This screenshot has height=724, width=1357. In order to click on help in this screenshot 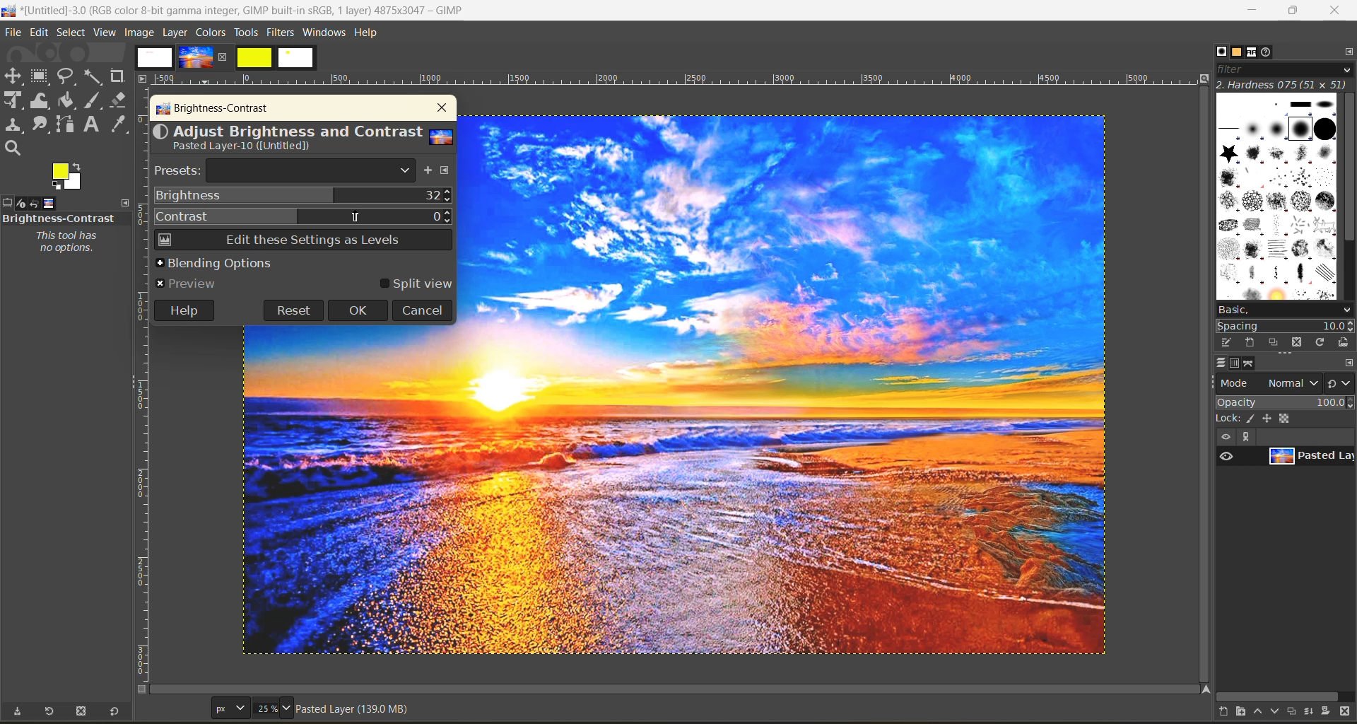, I will do `click(183, 309)`.